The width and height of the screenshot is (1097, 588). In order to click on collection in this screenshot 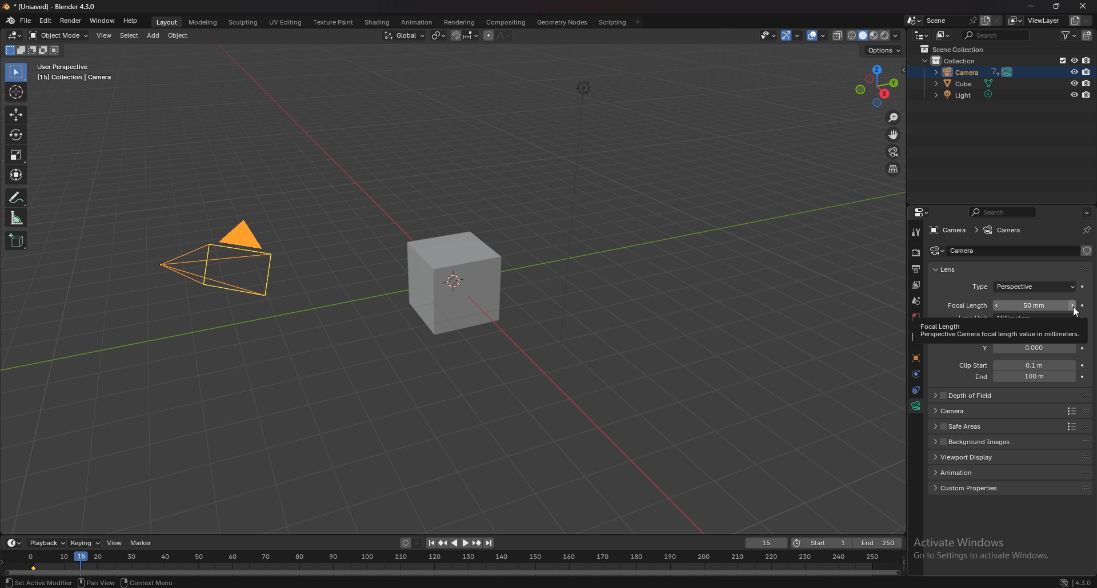, I will do `click(954, 60)`.